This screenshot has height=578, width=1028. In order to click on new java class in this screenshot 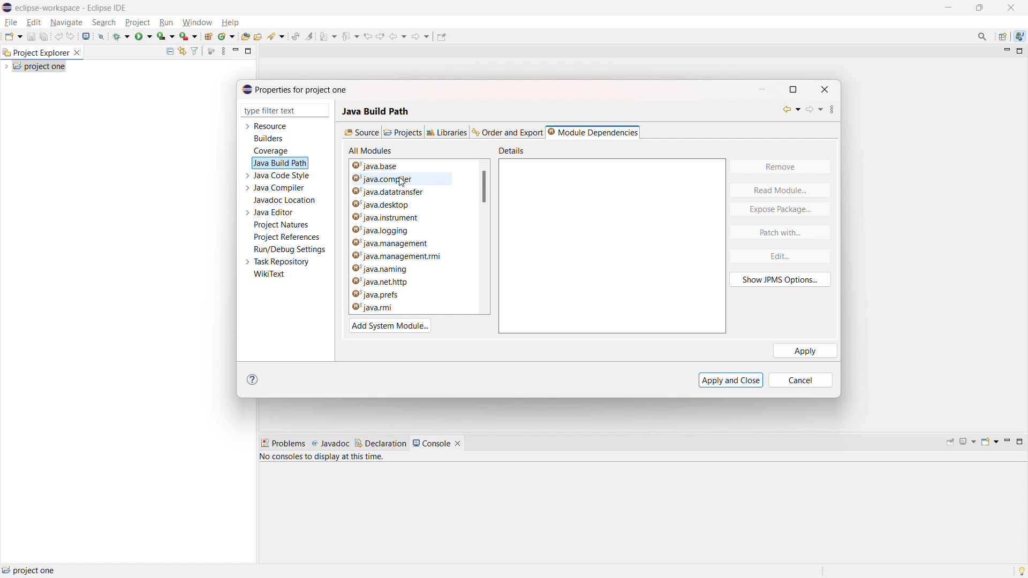, I will do `click(226, 36)`.